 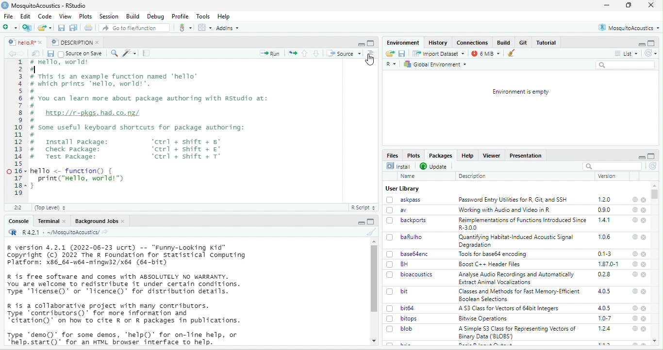 I want to click on forward, so click(x=23, y=53).